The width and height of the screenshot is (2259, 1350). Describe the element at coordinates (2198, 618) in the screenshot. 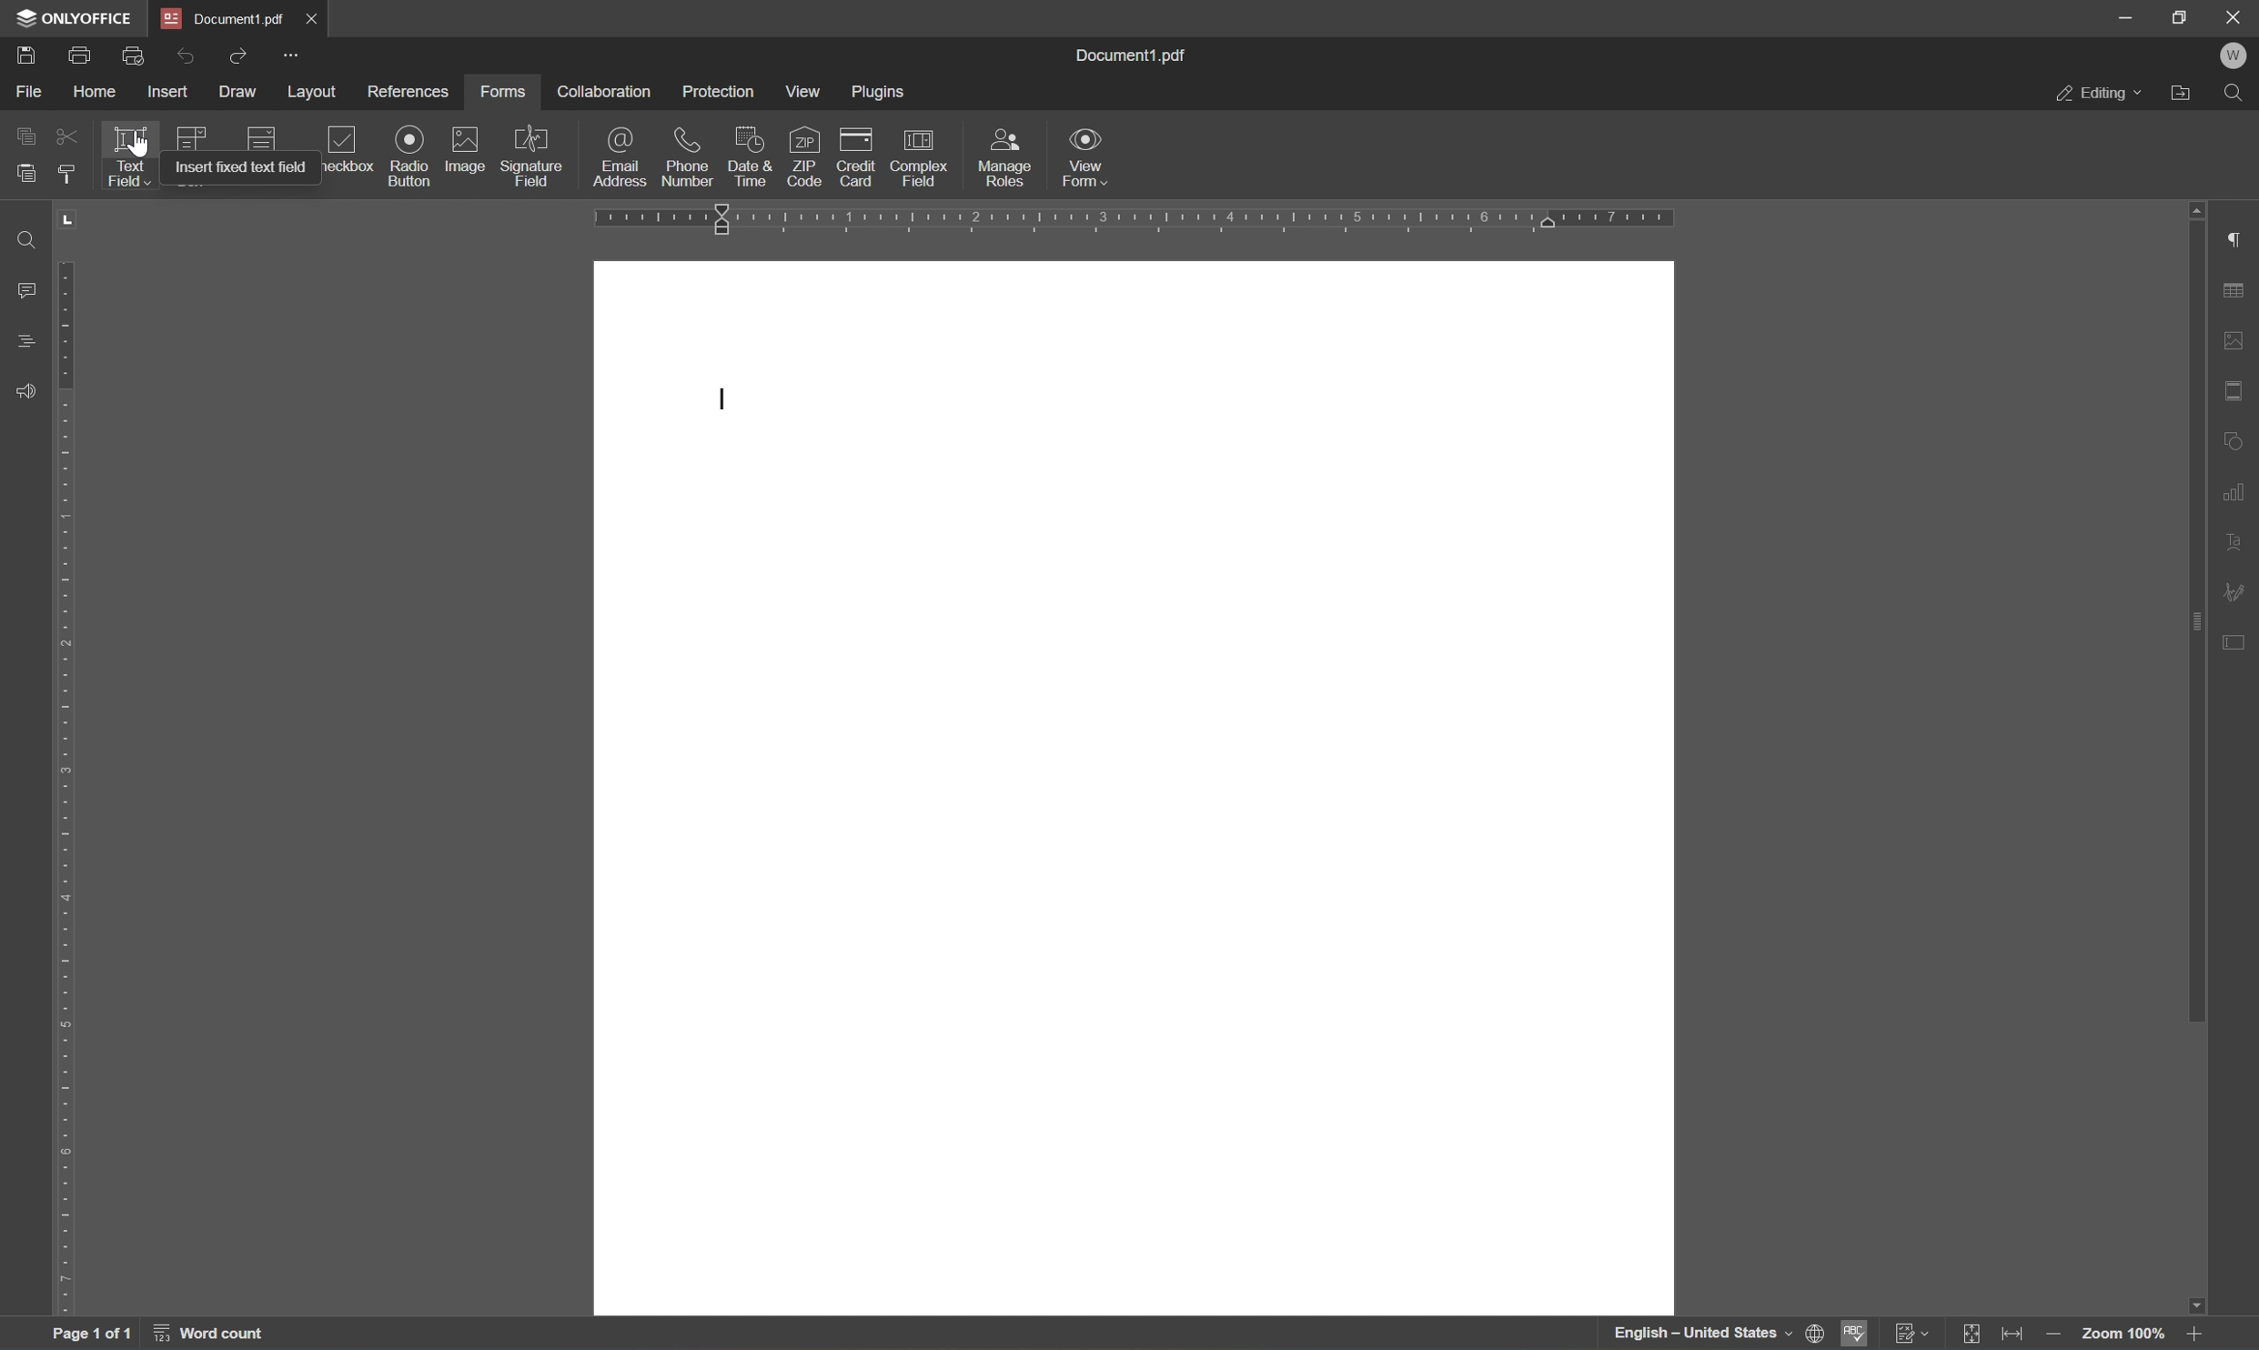

I see `scroll bar` at that location.